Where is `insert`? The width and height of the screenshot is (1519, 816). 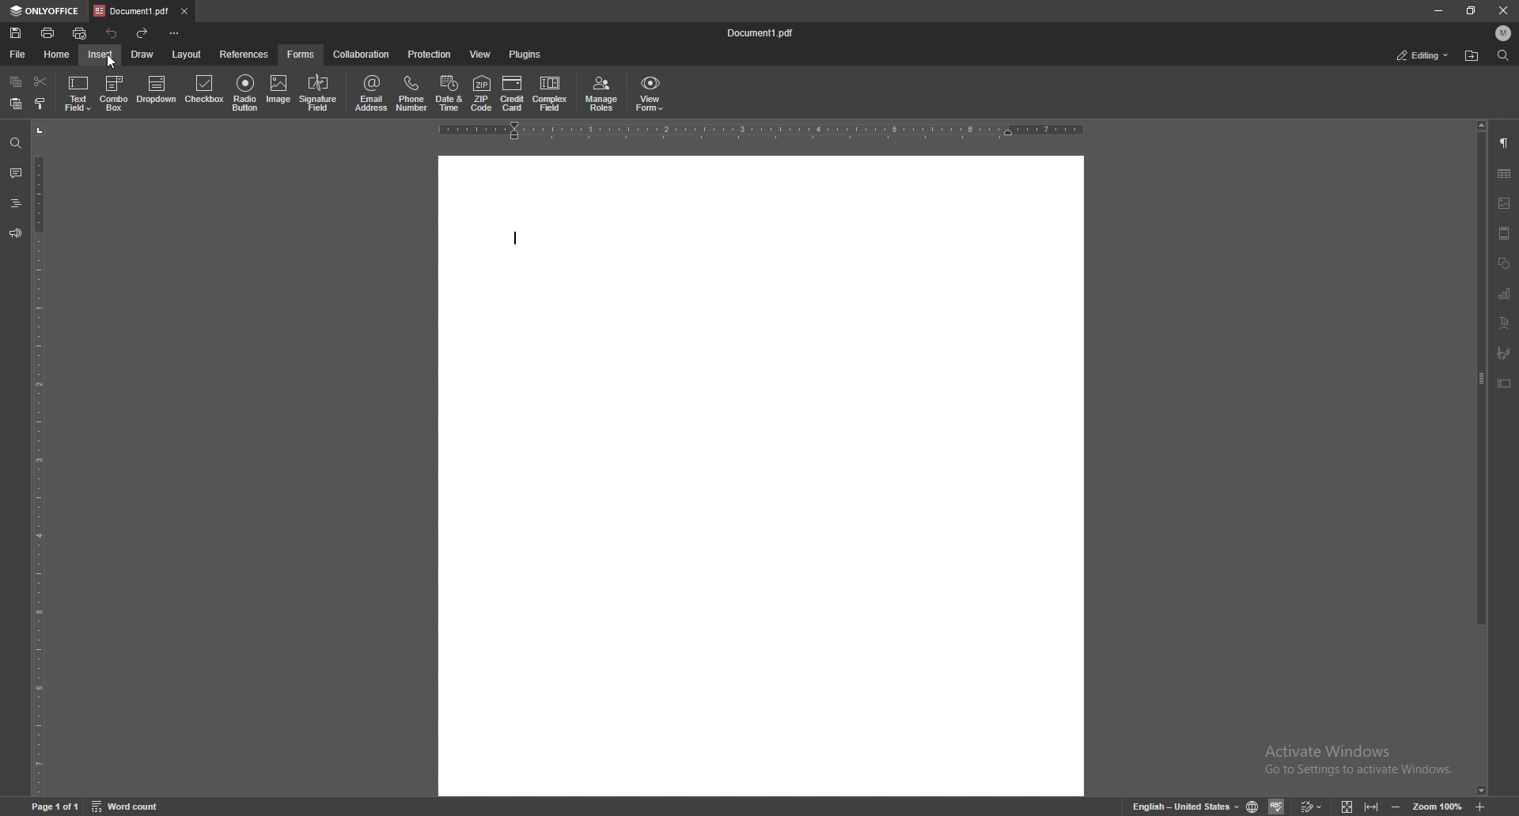 insert is located at coordinates (100, 54).